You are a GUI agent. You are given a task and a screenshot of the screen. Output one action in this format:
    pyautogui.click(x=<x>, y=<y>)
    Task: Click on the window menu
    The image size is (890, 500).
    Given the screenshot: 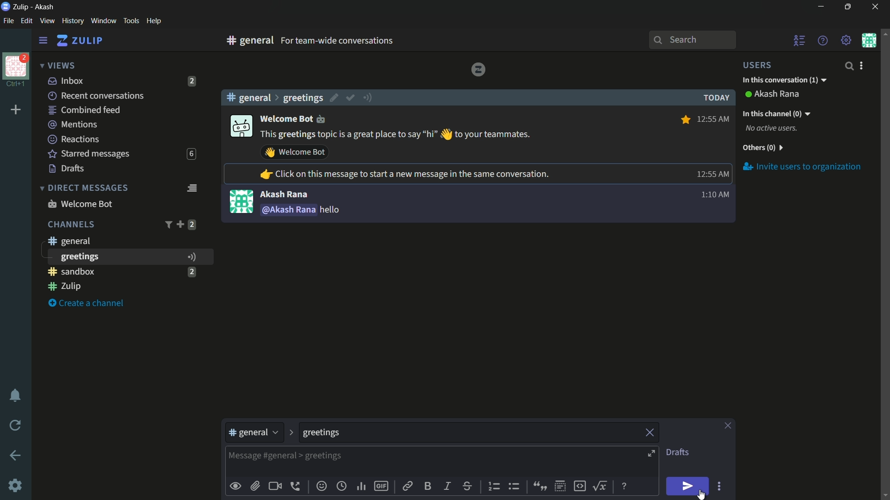 What is the action you would take?
    pyautogui.click(x=103, y=21)
    